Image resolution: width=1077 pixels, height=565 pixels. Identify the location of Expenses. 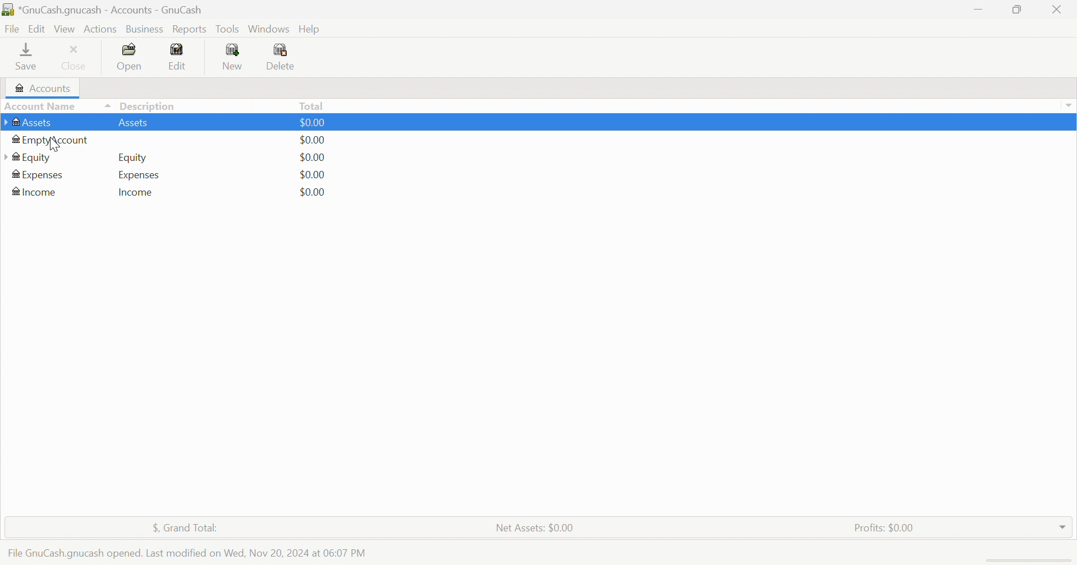
(42, 175).